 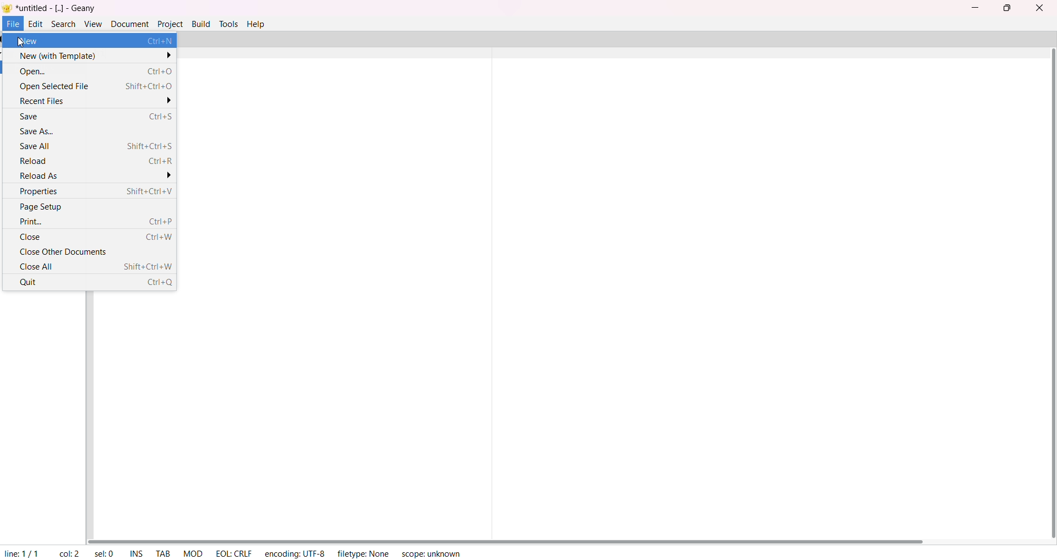 I want to click on tools, so click(x=228, y=24).